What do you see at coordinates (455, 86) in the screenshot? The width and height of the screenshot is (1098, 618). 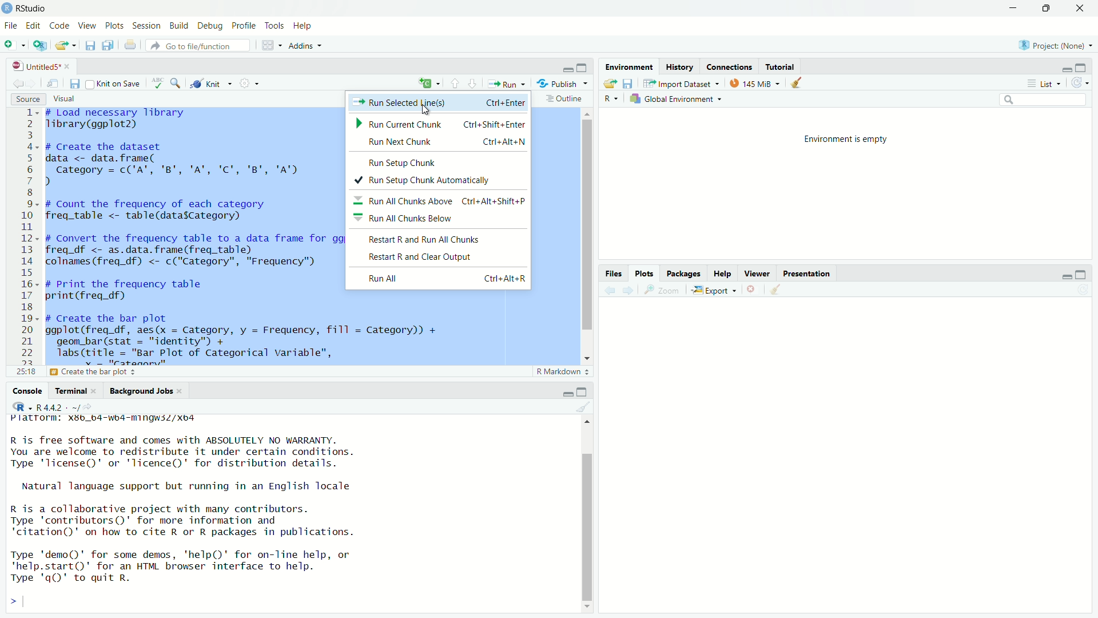 I see `previous section` at bounding box center [455, 86].